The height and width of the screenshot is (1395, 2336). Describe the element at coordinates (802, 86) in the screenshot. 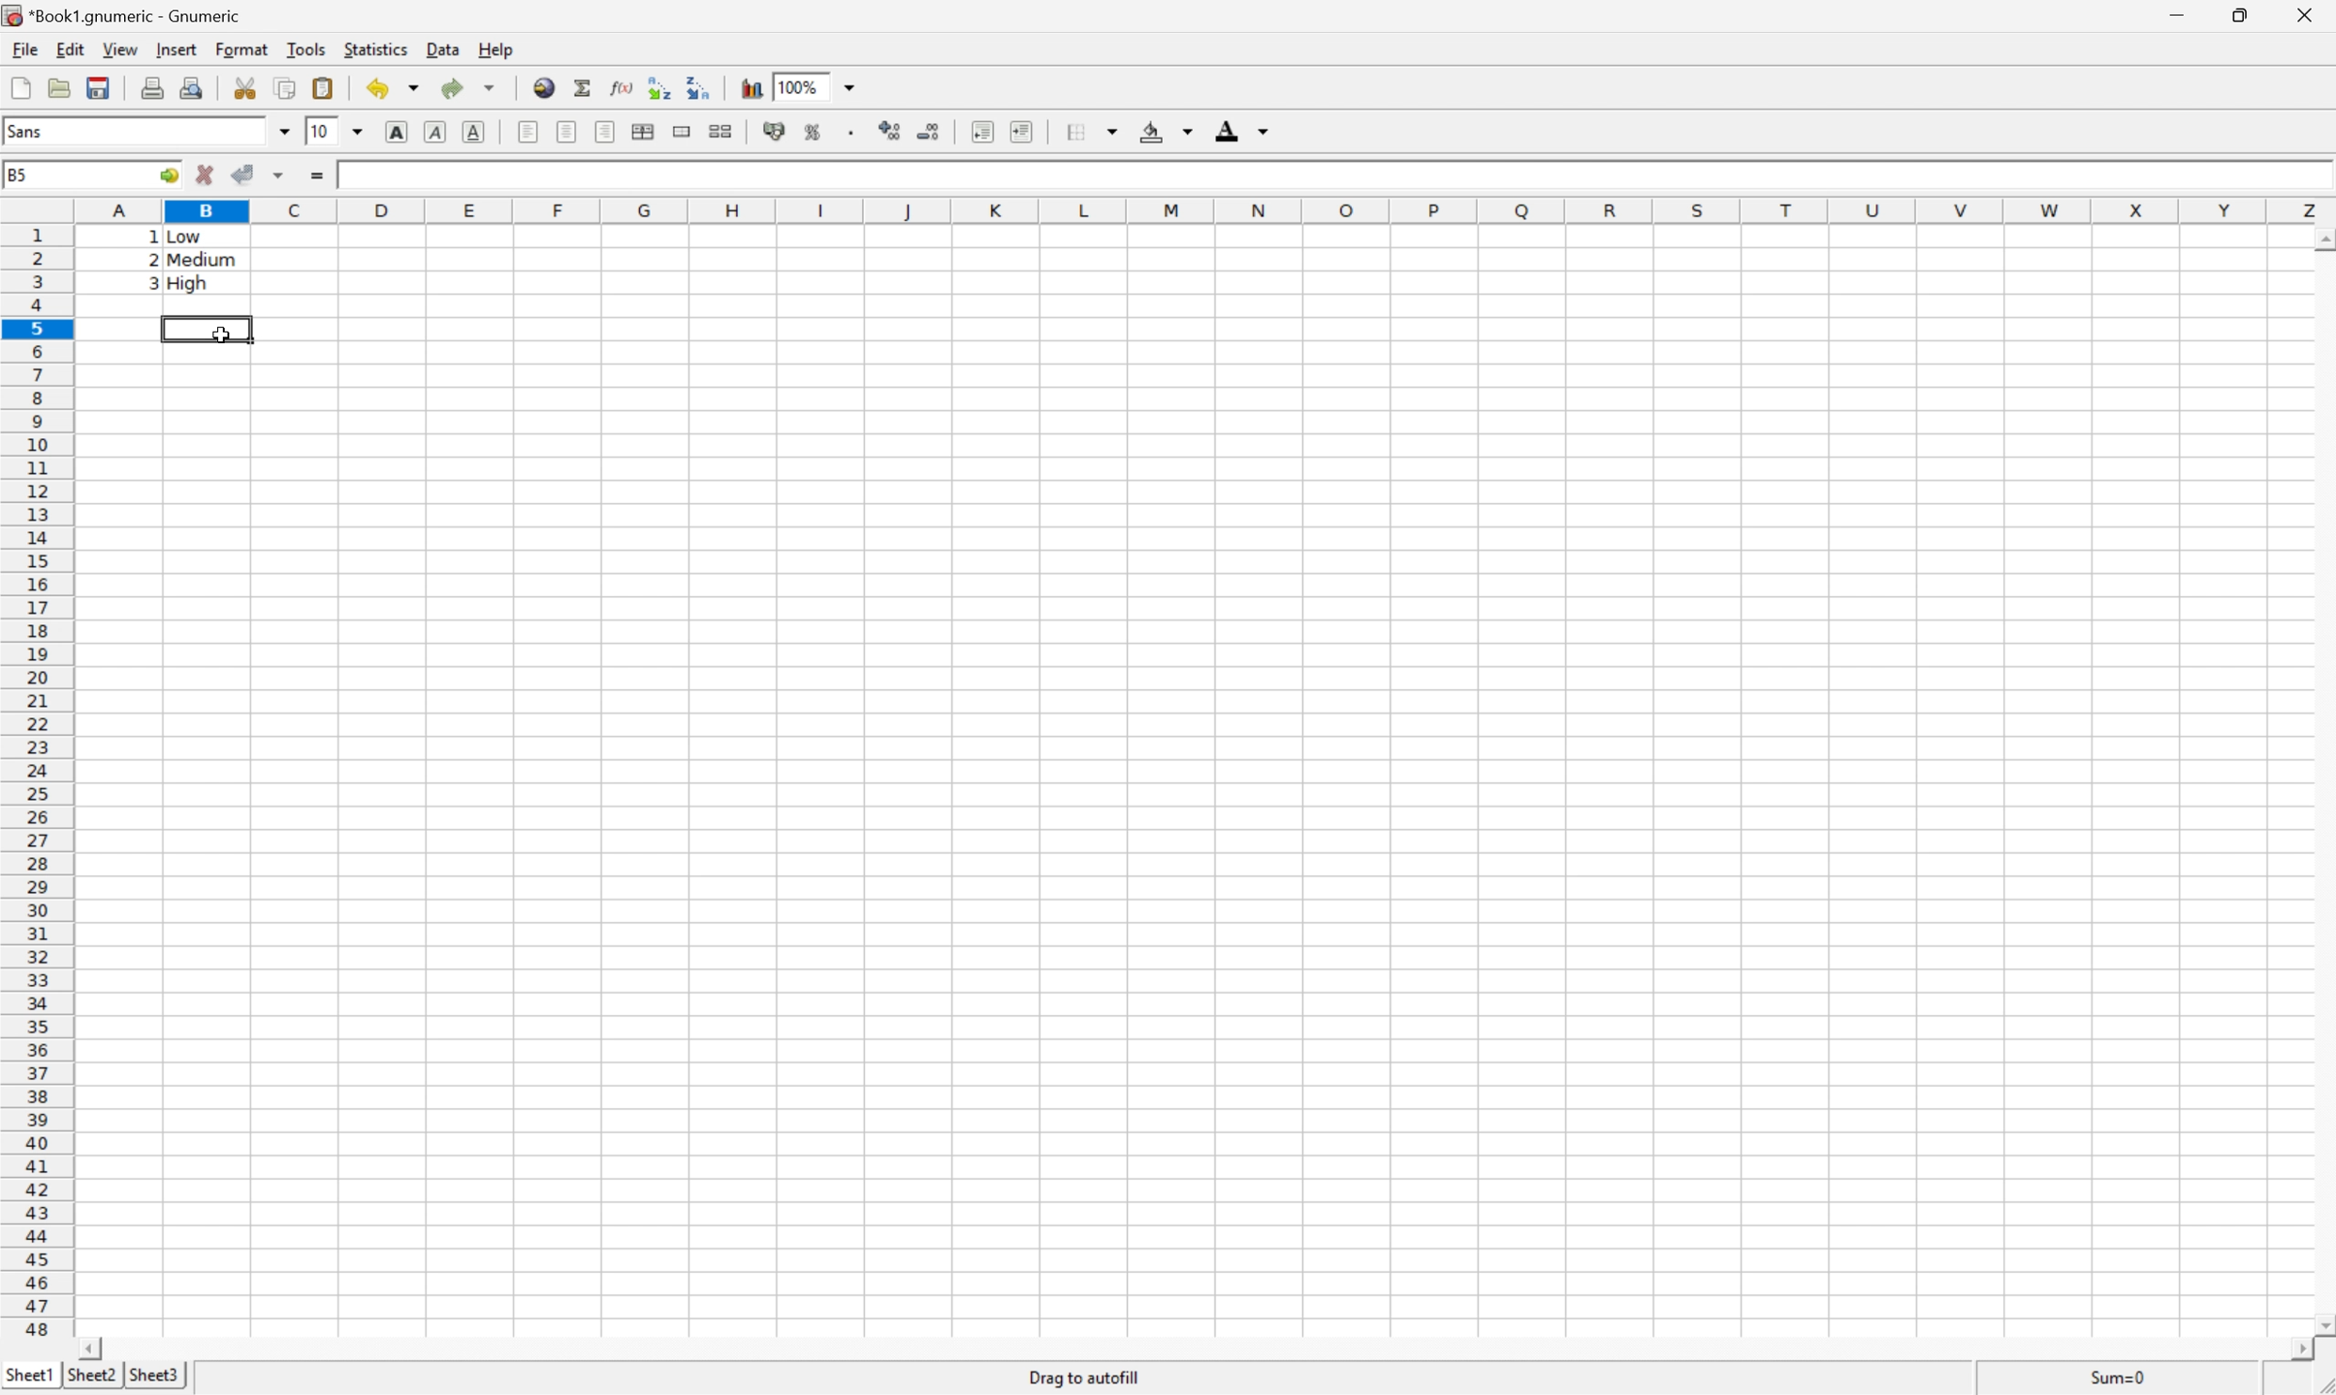

I see `100%` at that location.